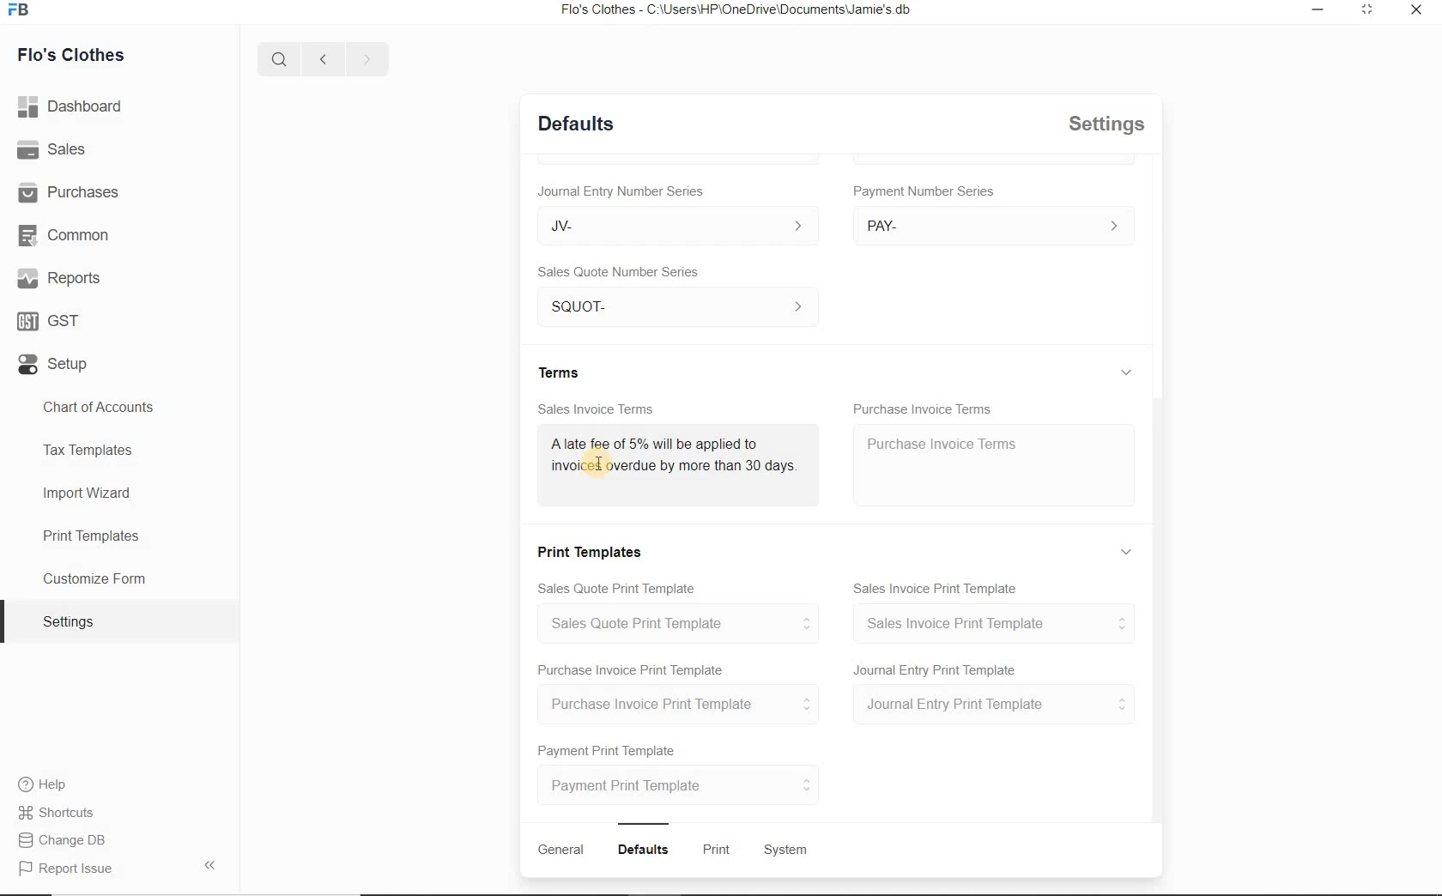  Describe the element at coordinates (75, 108) in the screenshot. I see `Dashboard` at that location.